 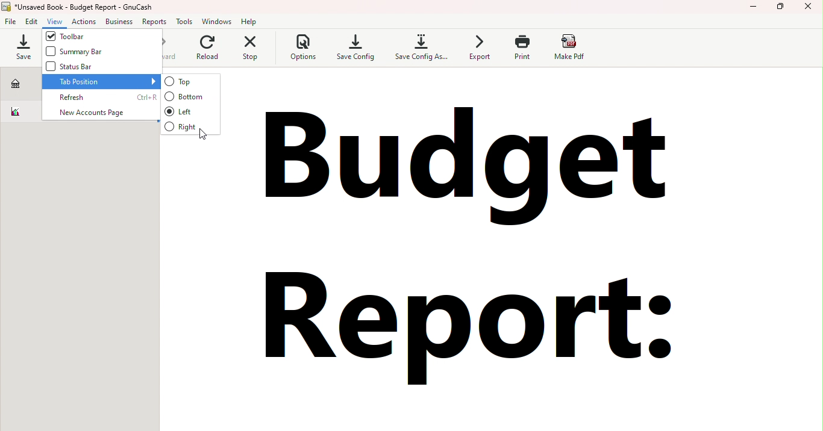 I want to click on Accounts, so click(x=20, y=84).